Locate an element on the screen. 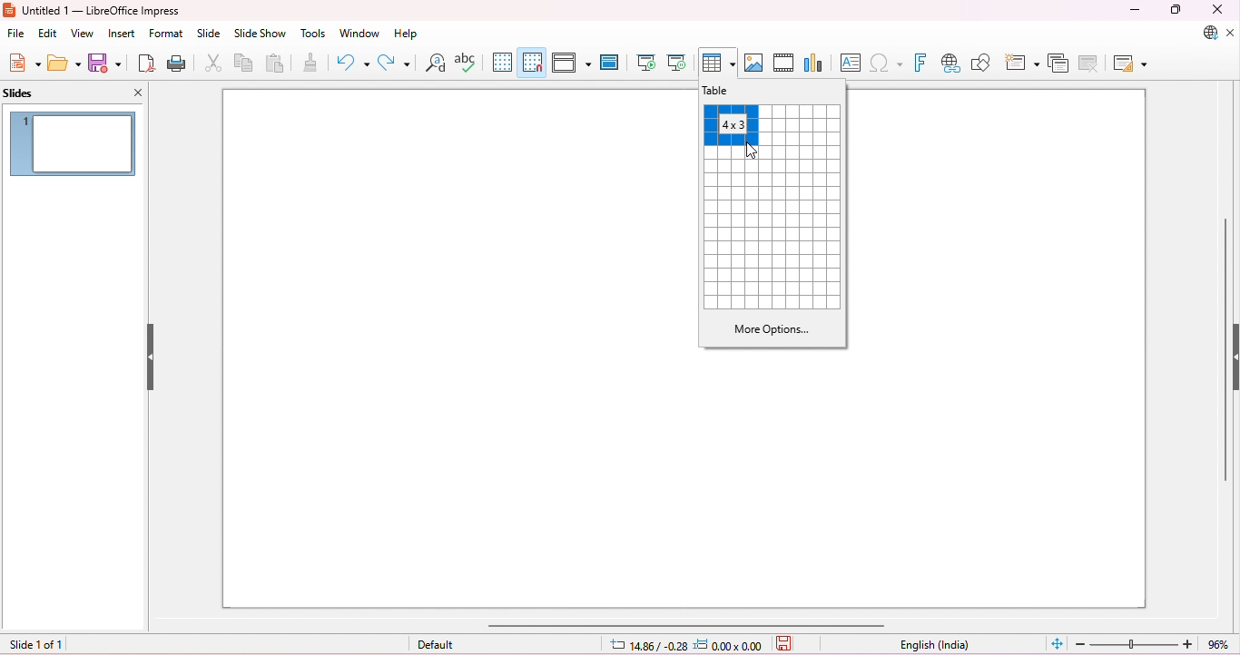  export as pdf is located at coordinates (147, 64).